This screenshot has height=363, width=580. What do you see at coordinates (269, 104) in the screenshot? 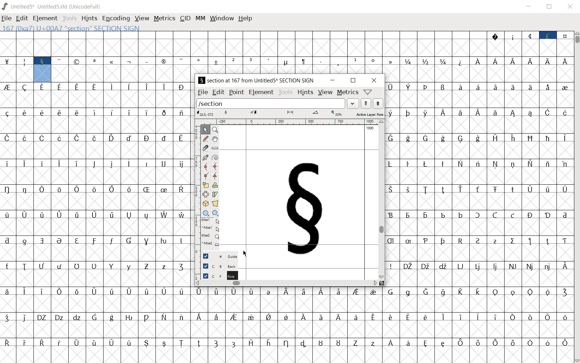
I see `/section` at bounding box center [269, 104].